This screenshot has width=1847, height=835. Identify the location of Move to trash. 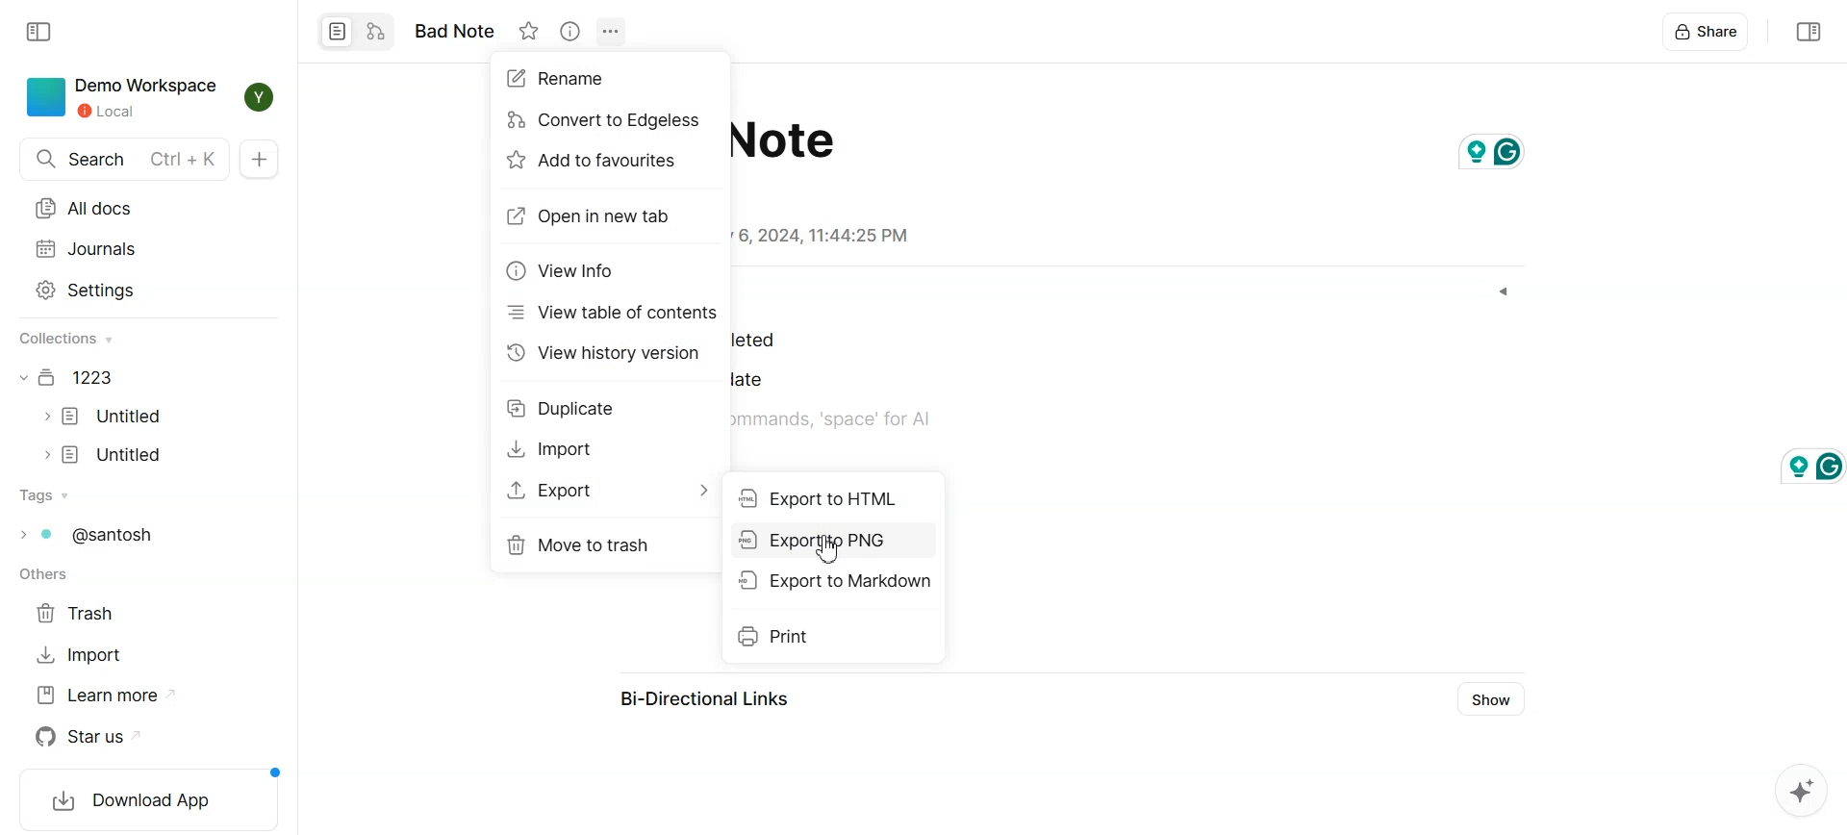
(610, 545).